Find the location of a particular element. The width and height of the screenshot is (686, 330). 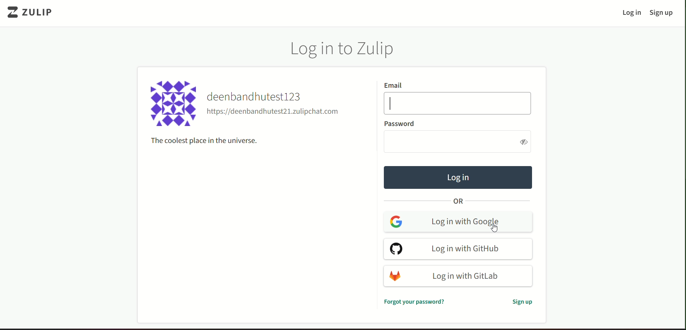

logo and title is located at coordinates (34, 13).